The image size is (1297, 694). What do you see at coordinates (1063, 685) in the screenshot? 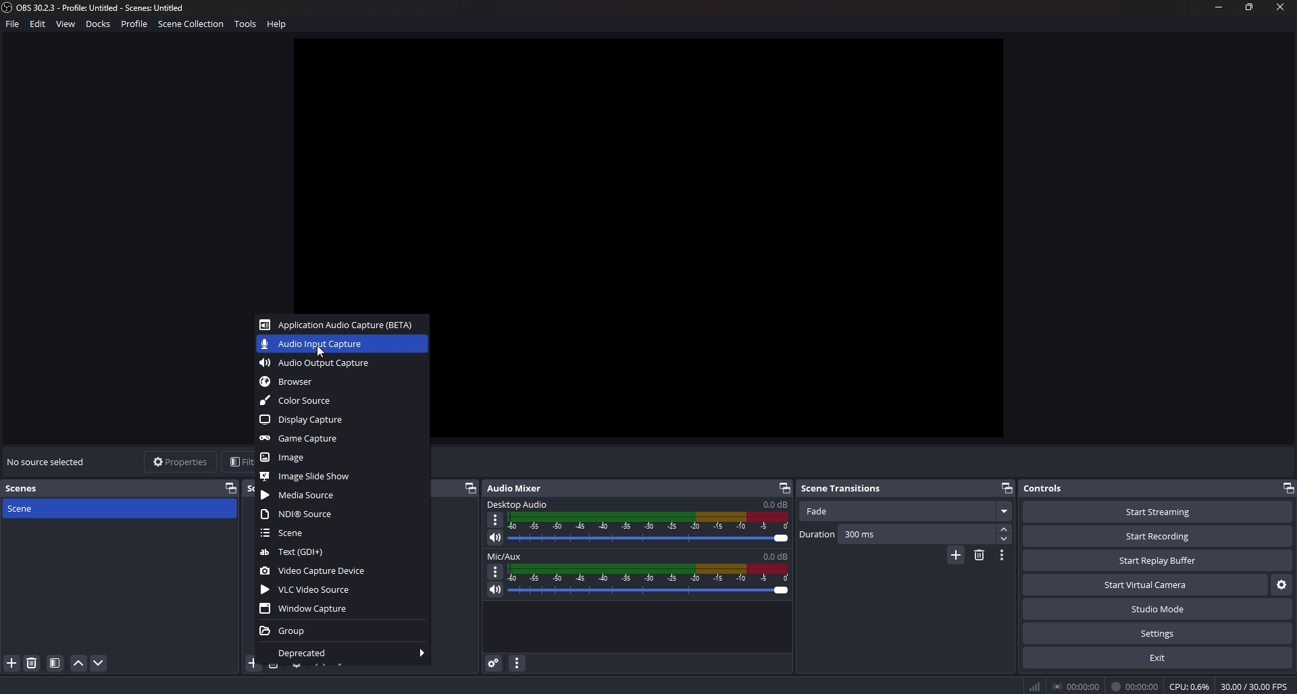
I see `® 00:00:00` at bounding box center [1063, 685].